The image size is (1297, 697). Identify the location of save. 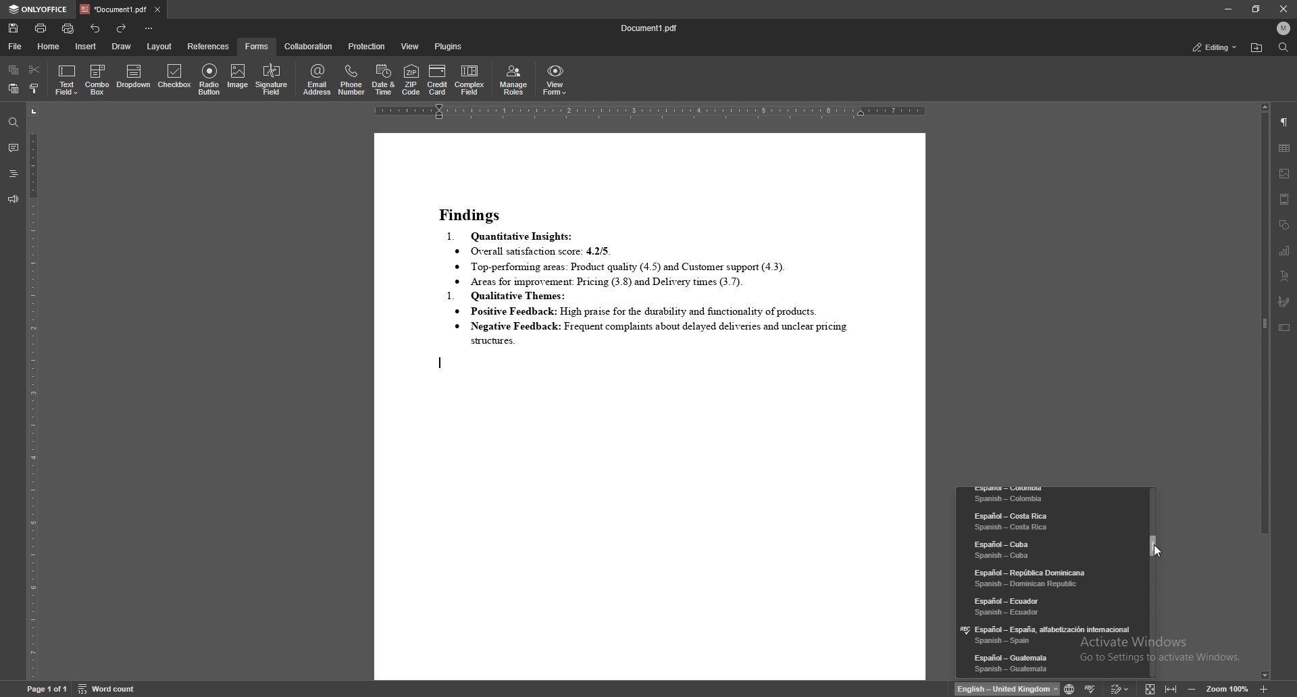
(14, 28).